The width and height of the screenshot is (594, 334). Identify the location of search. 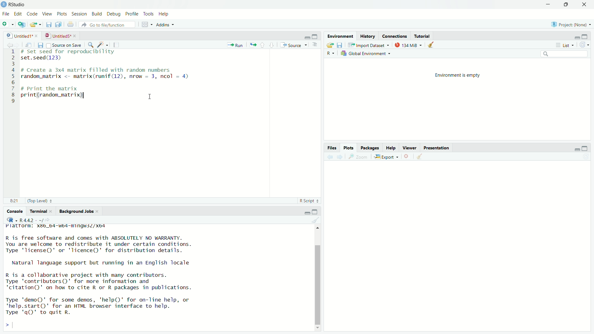
(563, 55).